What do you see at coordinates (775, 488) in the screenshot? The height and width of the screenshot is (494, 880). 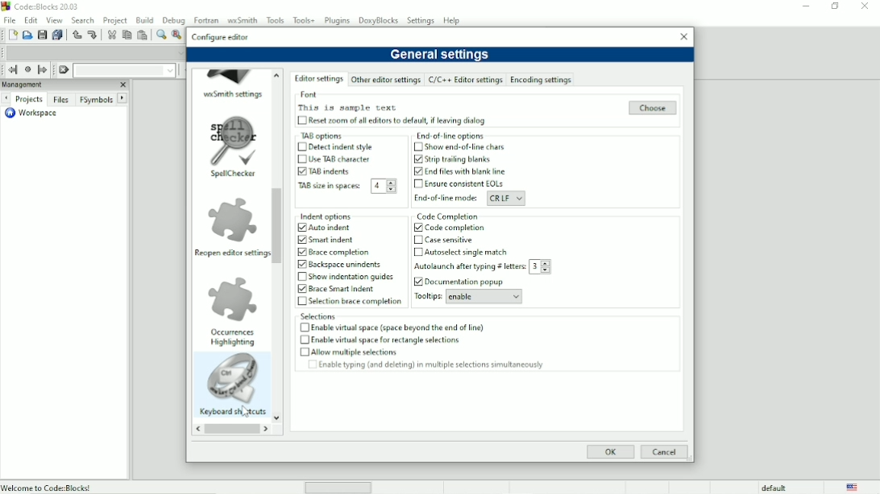 I see `default` at bounding box center [775, 488].